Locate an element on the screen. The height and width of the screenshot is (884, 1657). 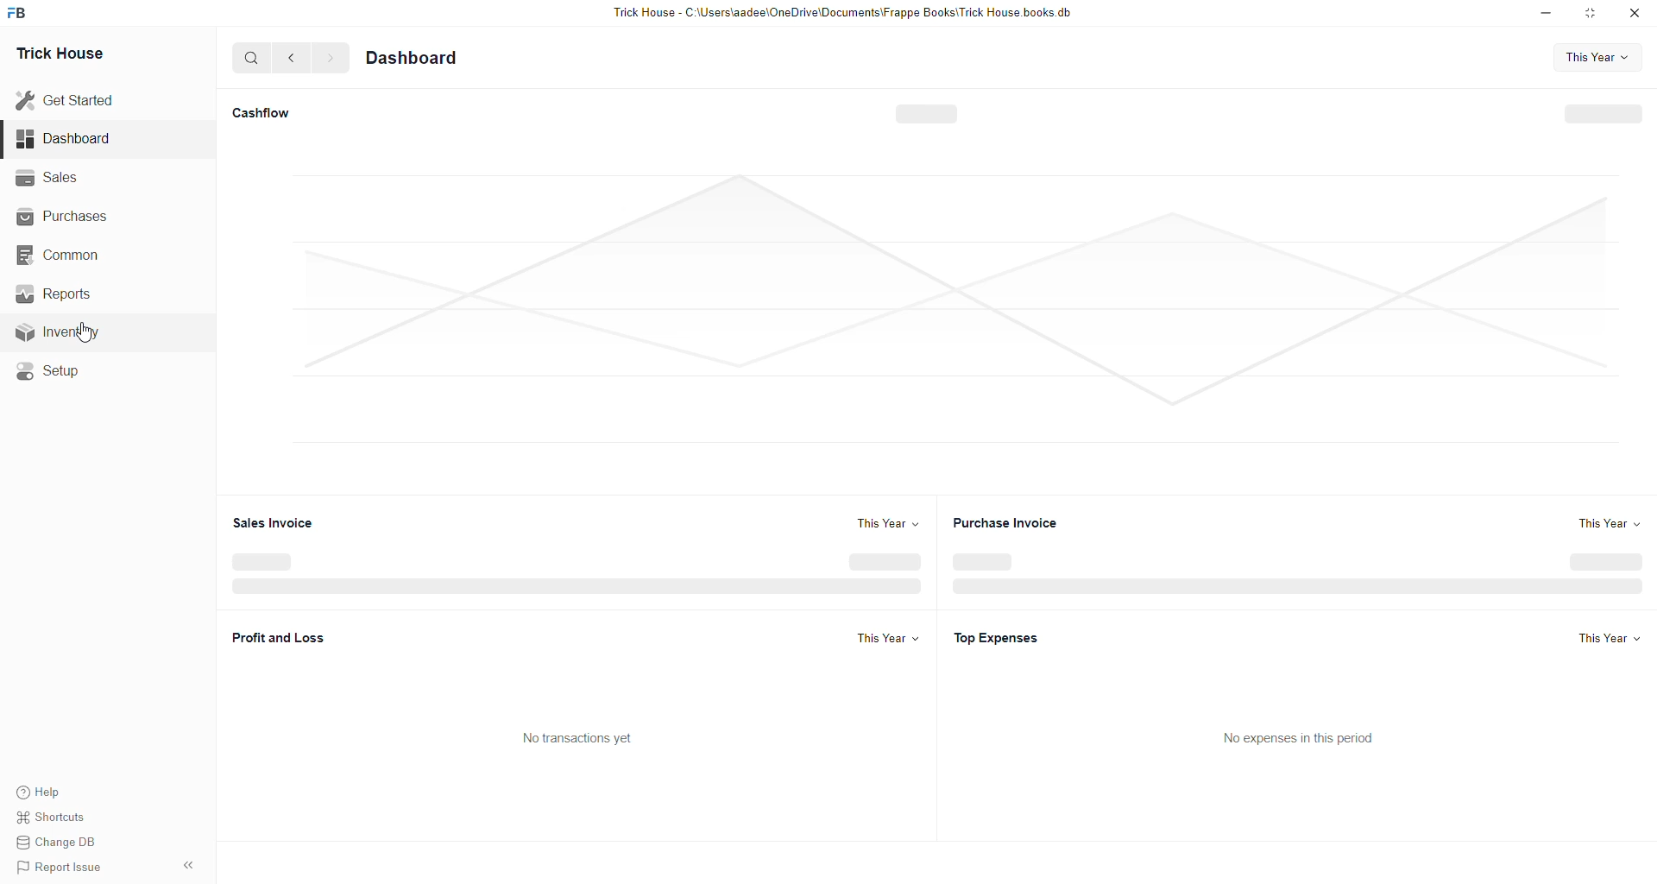
This year is located at coordinates (1609, 527).